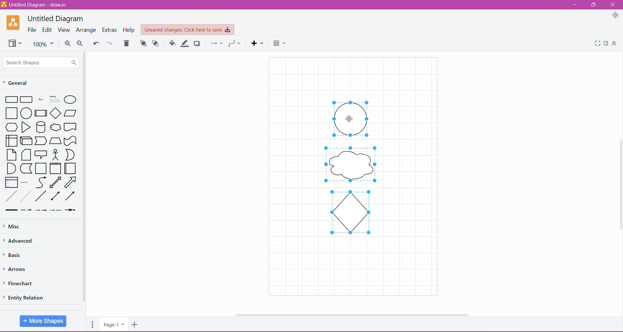 The width and height of the screenshot is (623, 332). What do you see at coordinates (42, 62) in the screenshot?
I see `Search Shapes` at bounding box center [42, 62].